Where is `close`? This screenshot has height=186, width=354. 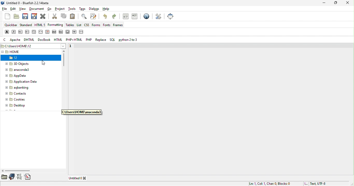
close is located at coordinates (349, 3).